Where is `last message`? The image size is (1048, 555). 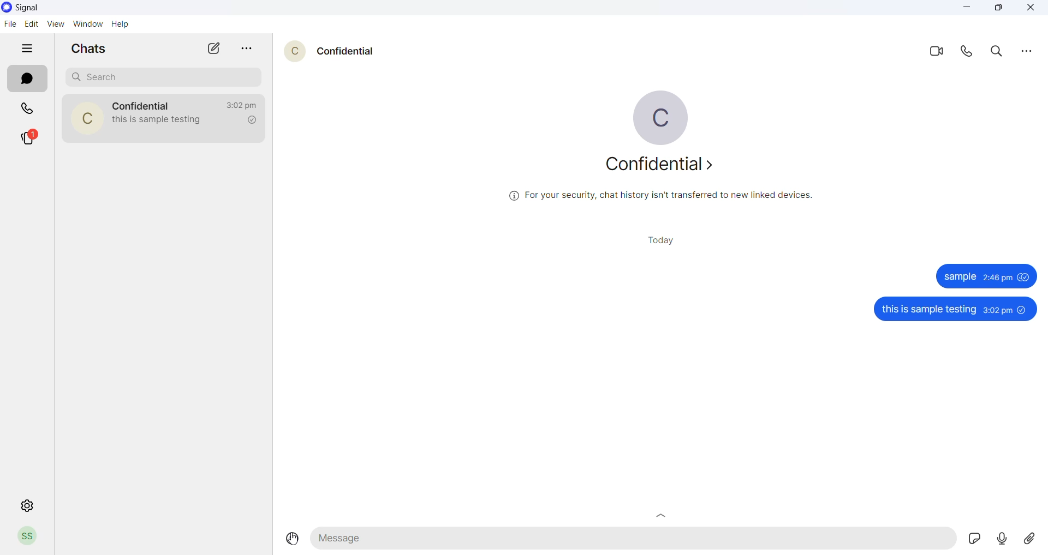 last message is located at coordinates (165, 124).